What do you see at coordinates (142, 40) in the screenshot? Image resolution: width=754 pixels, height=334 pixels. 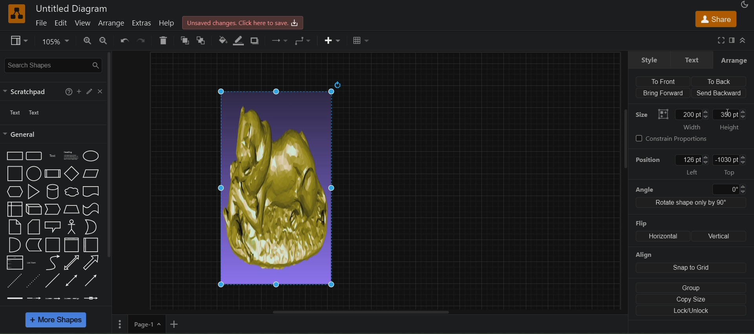 I see `redo` at bounding box center [142, 40].